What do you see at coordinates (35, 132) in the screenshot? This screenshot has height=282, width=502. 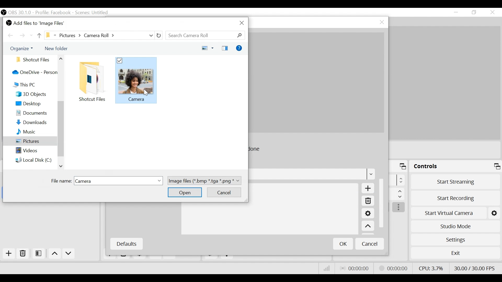 I see `Music` at bounding box center [35, 132].